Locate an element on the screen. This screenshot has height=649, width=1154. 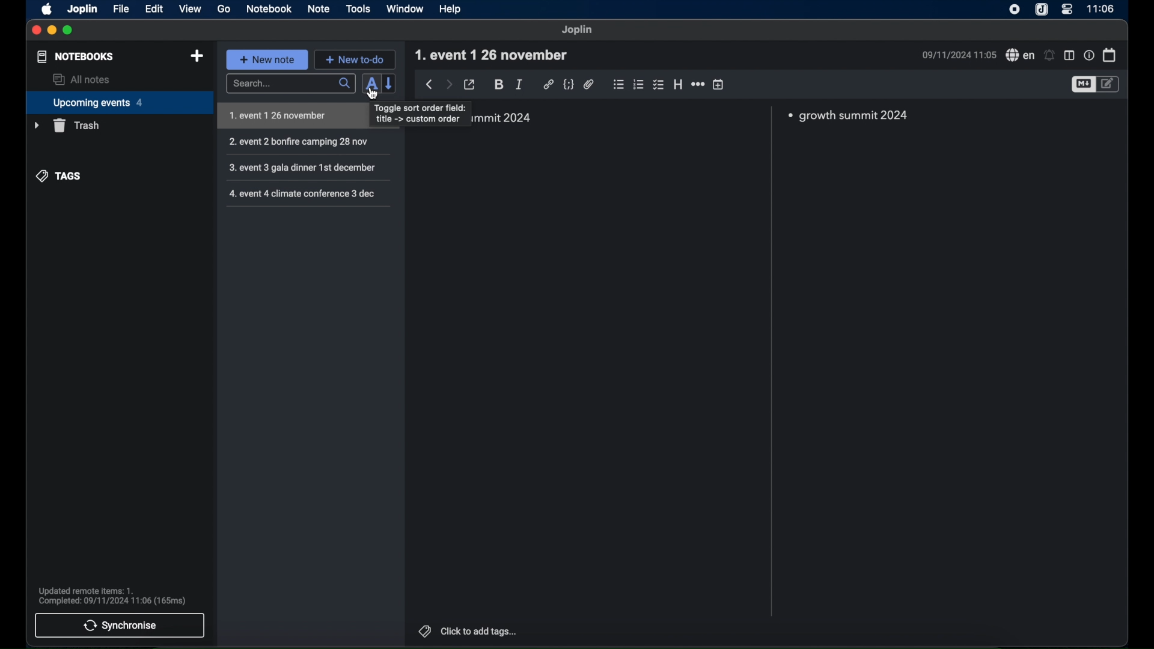
forward is located at coordinates (448, 84).